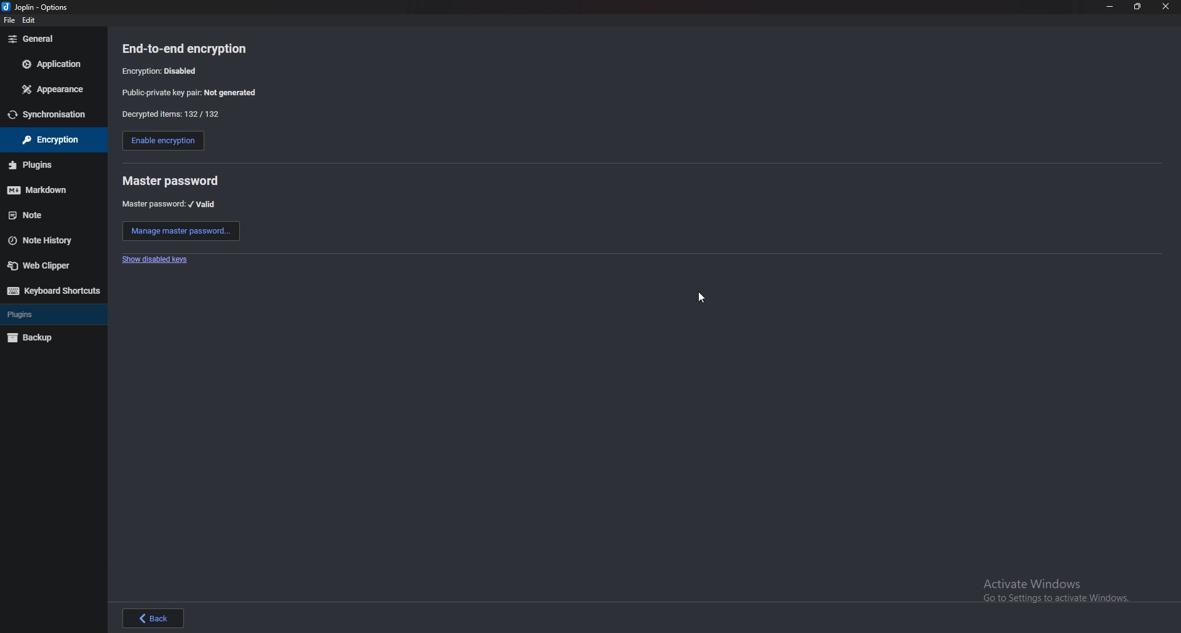  I want to click on note, so click(49, 215).